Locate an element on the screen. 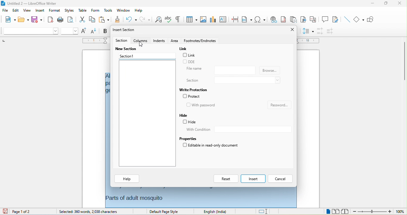 The image size is (407, 215). file name is located at coordinates (220, 71).